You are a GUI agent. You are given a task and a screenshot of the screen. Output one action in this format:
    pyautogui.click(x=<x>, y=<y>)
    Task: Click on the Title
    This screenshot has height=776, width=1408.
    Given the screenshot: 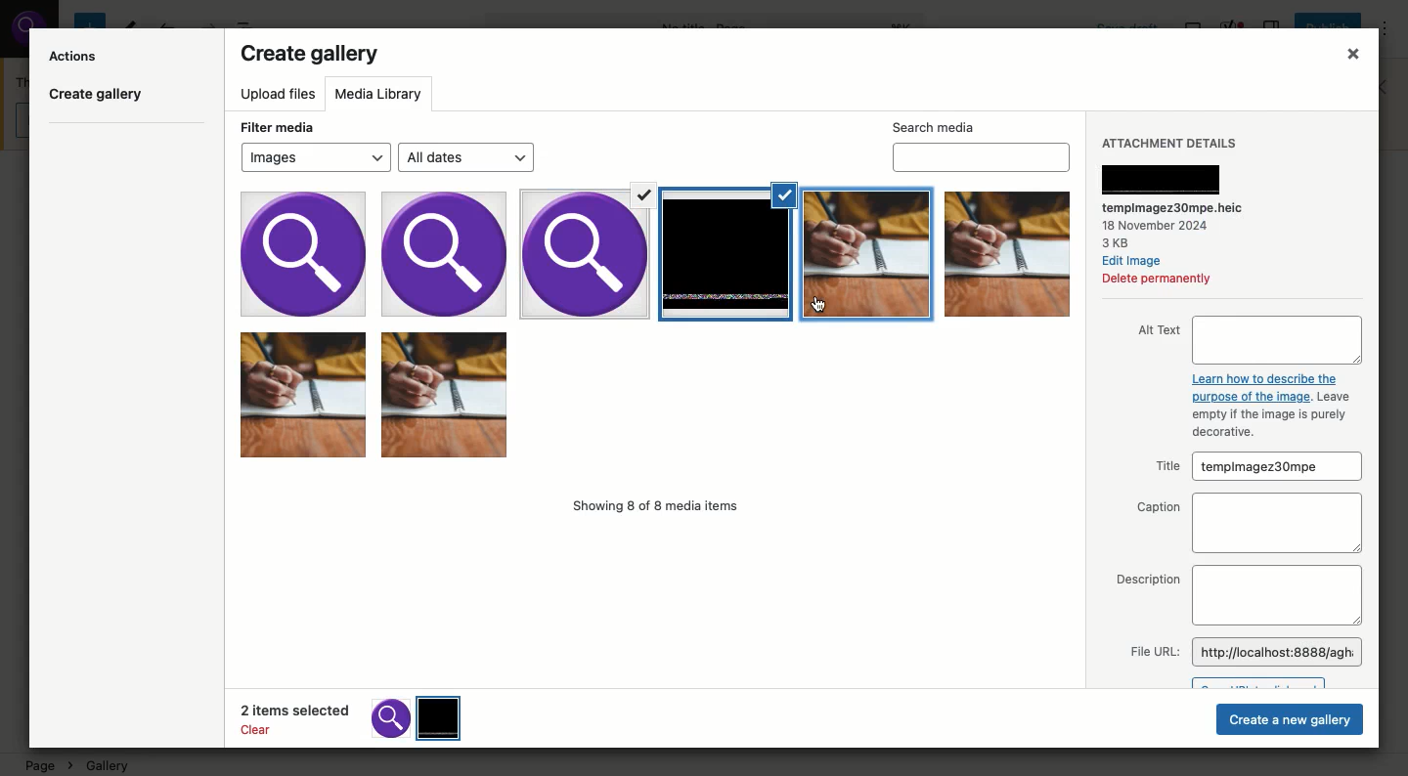 What is the action you would take?
    pyautogui.click(x=1164, y=468)
    